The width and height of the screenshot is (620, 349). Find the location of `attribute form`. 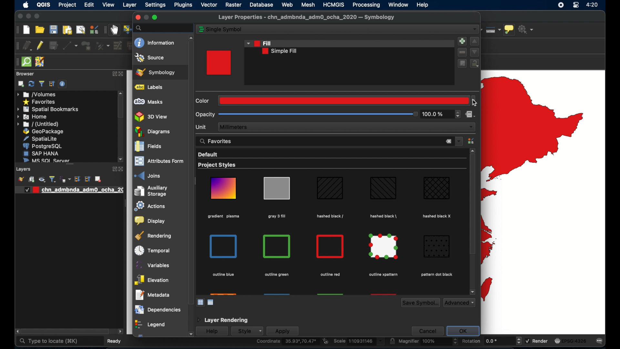

attribute form is located at coordinates (158, 162).